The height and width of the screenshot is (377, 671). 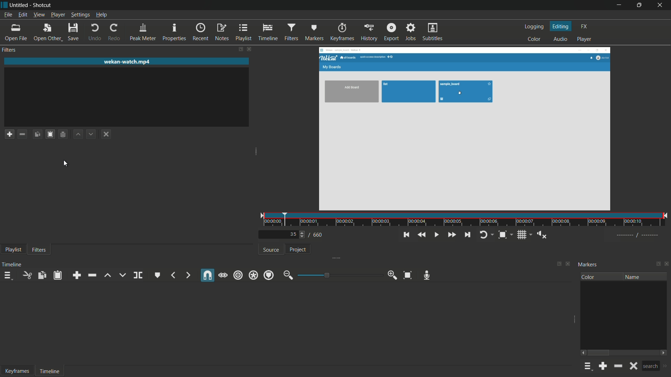 What do you see at coordinates (534, 39) in the screenshot?
I see `color` at bounding box center [534, 39].